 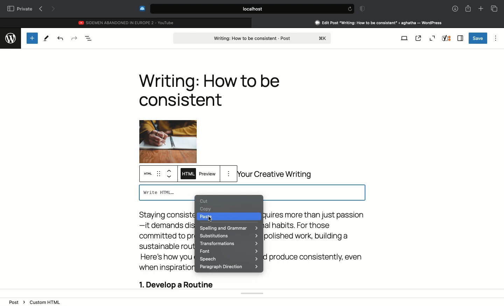 I want to click on refresh, so click(x=349, y=9).